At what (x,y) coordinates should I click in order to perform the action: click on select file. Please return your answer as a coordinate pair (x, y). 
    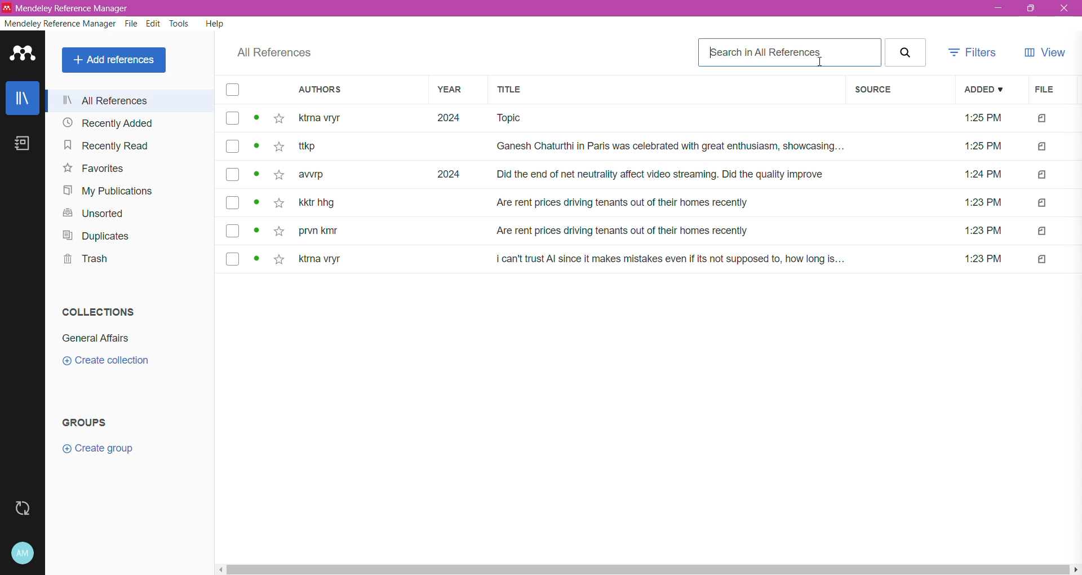
    Looking at the image, I should click on (230, 259).